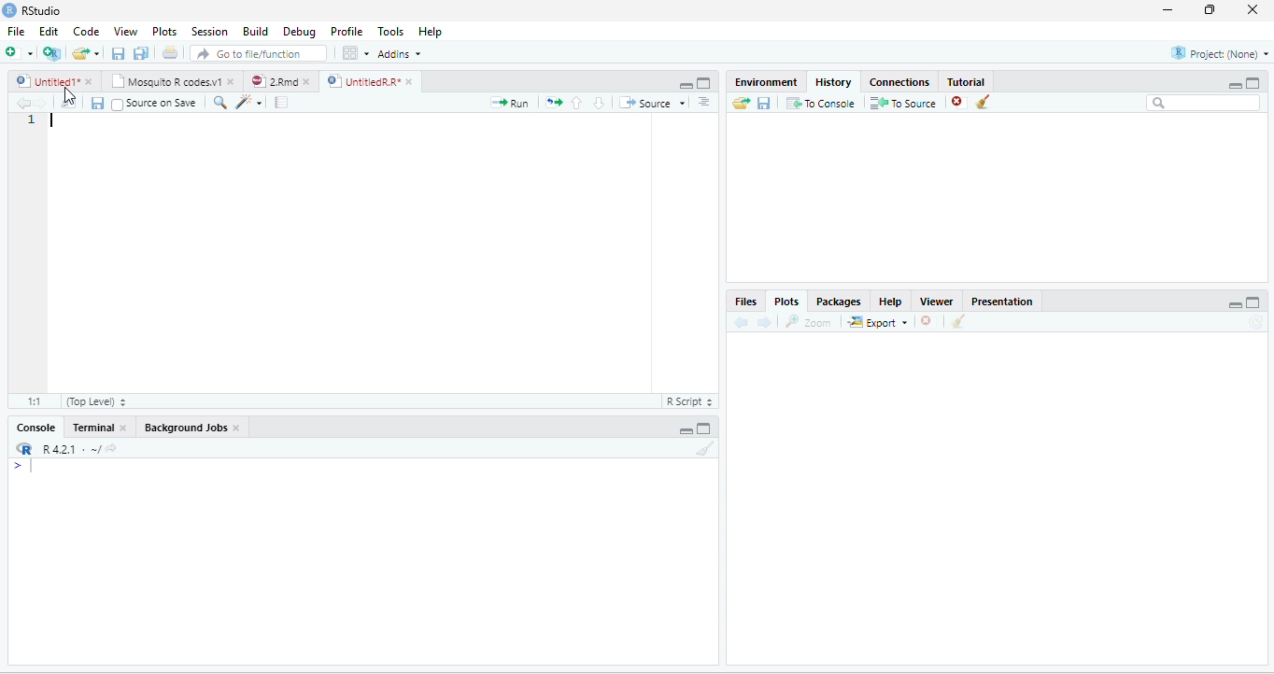  What do you see at coordinates (32, 121) in the screenshot?
I see `Line number` at bounding box center [32, 121].